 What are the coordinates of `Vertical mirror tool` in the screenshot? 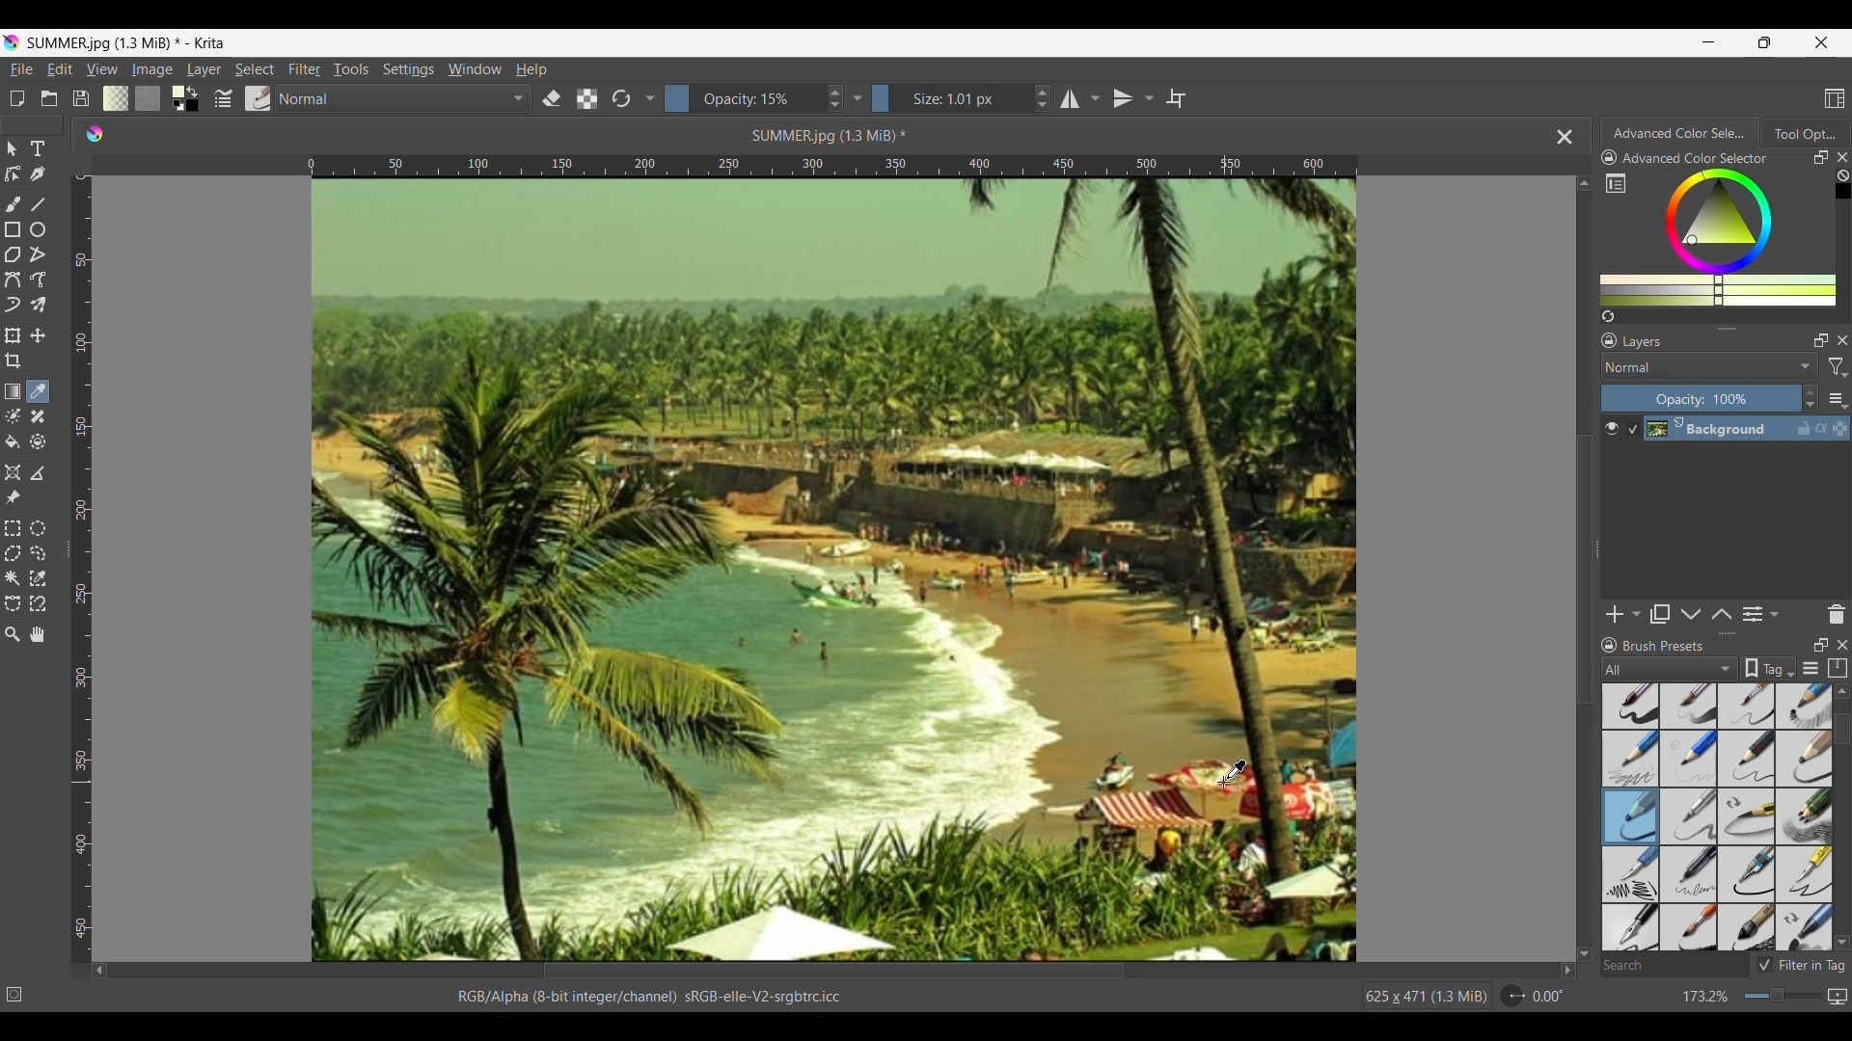 It's located at (1122, 98).